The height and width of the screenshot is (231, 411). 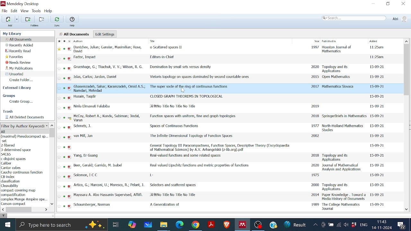 What do you see at coordinates (404, 225) in the screenshot?
I see `Notifications` at bounding box center [404, 225].